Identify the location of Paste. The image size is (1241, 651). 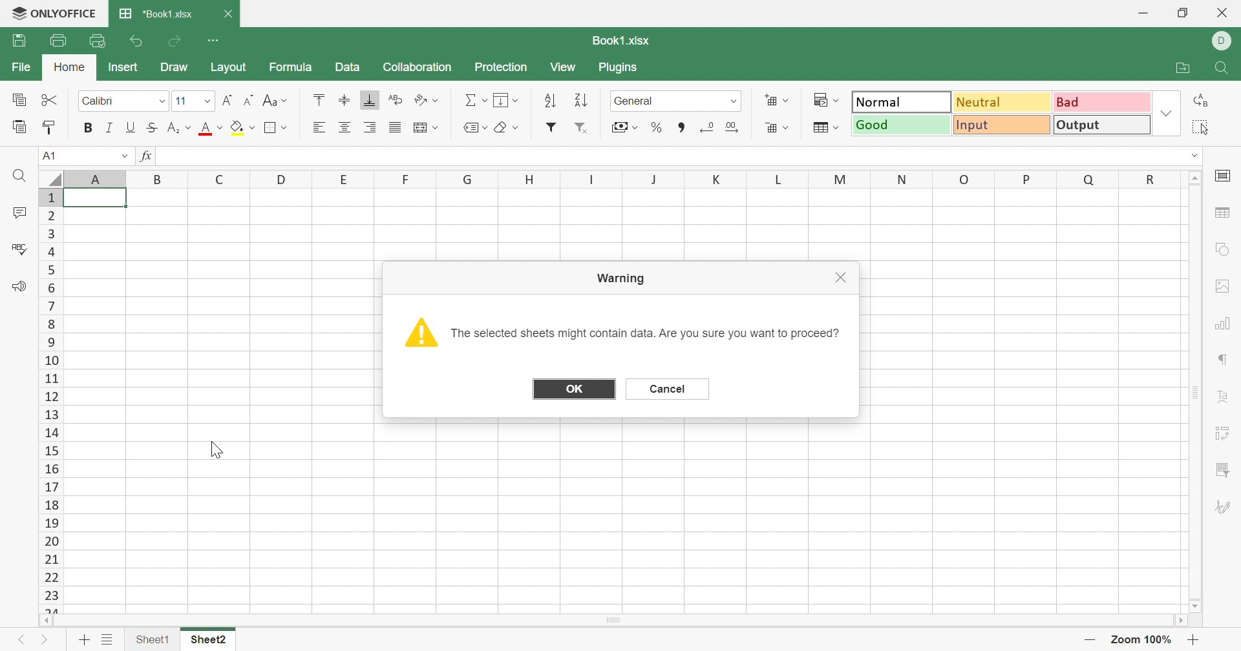
(18, 125).